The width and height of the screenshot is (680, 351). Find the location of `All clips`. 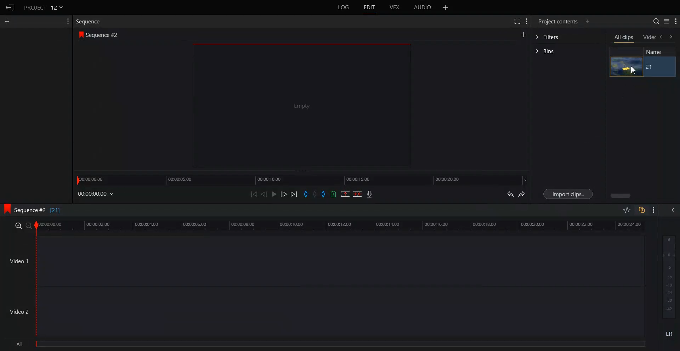

All clips is located at coordinates (624, 38).